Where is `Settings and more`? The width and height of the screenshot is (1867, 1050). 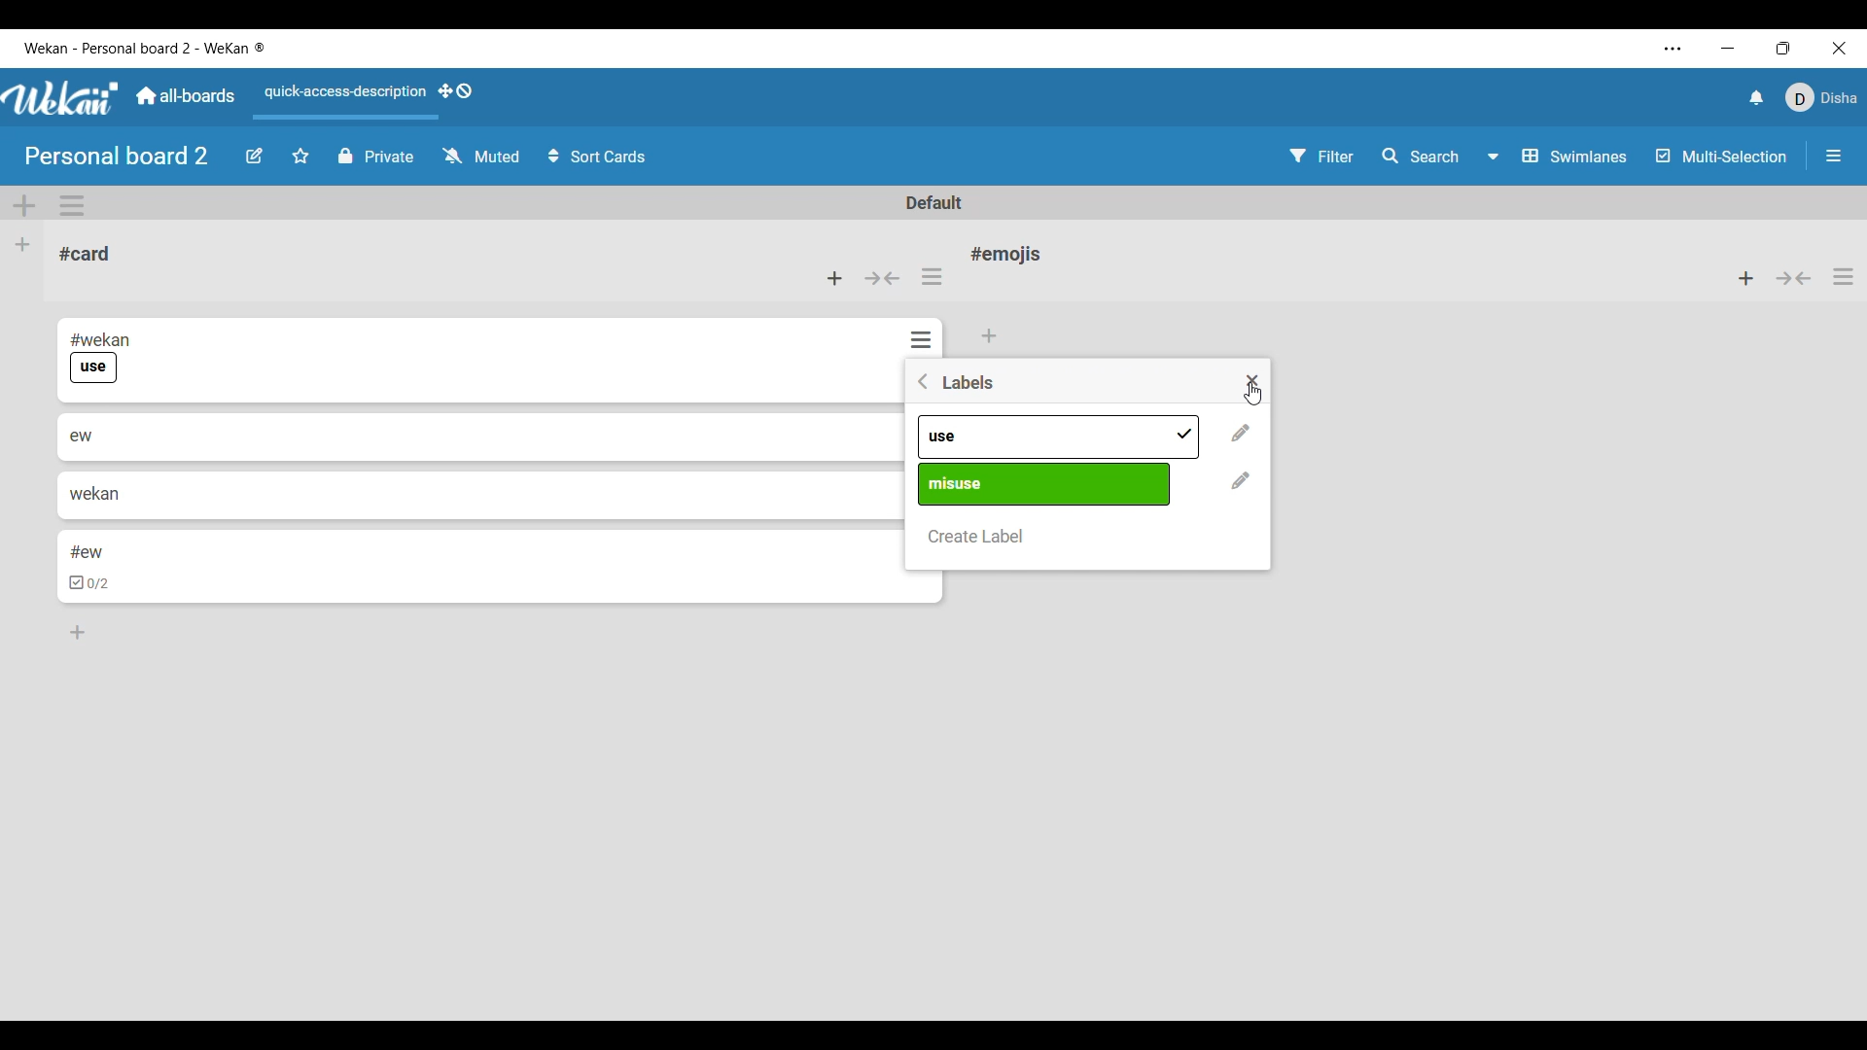 Settings and more is located at coordinates (1673, 49).